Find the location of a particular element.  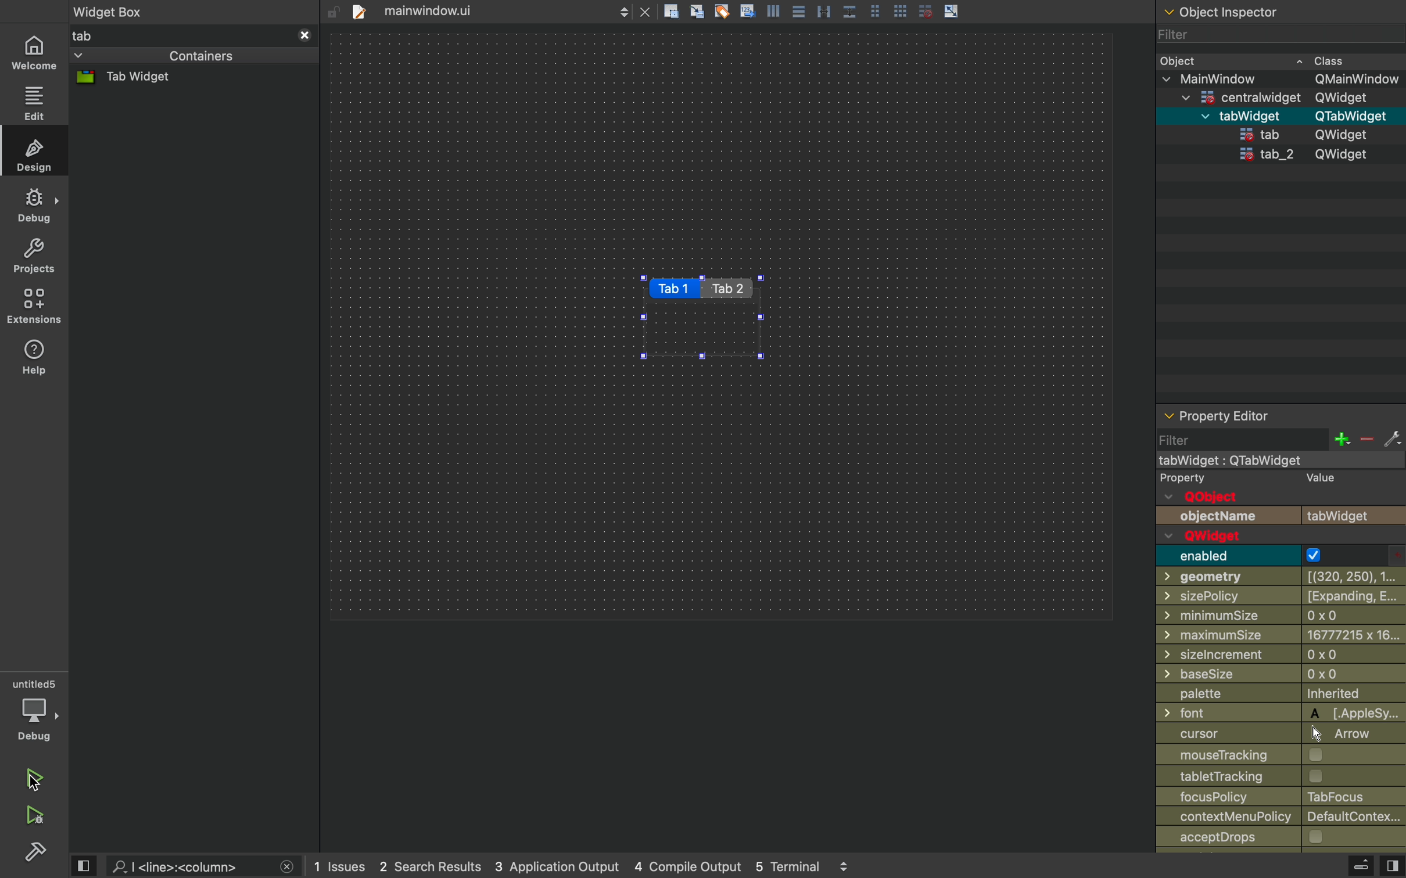

tab qwidget is located at coordinates (1306, 134).